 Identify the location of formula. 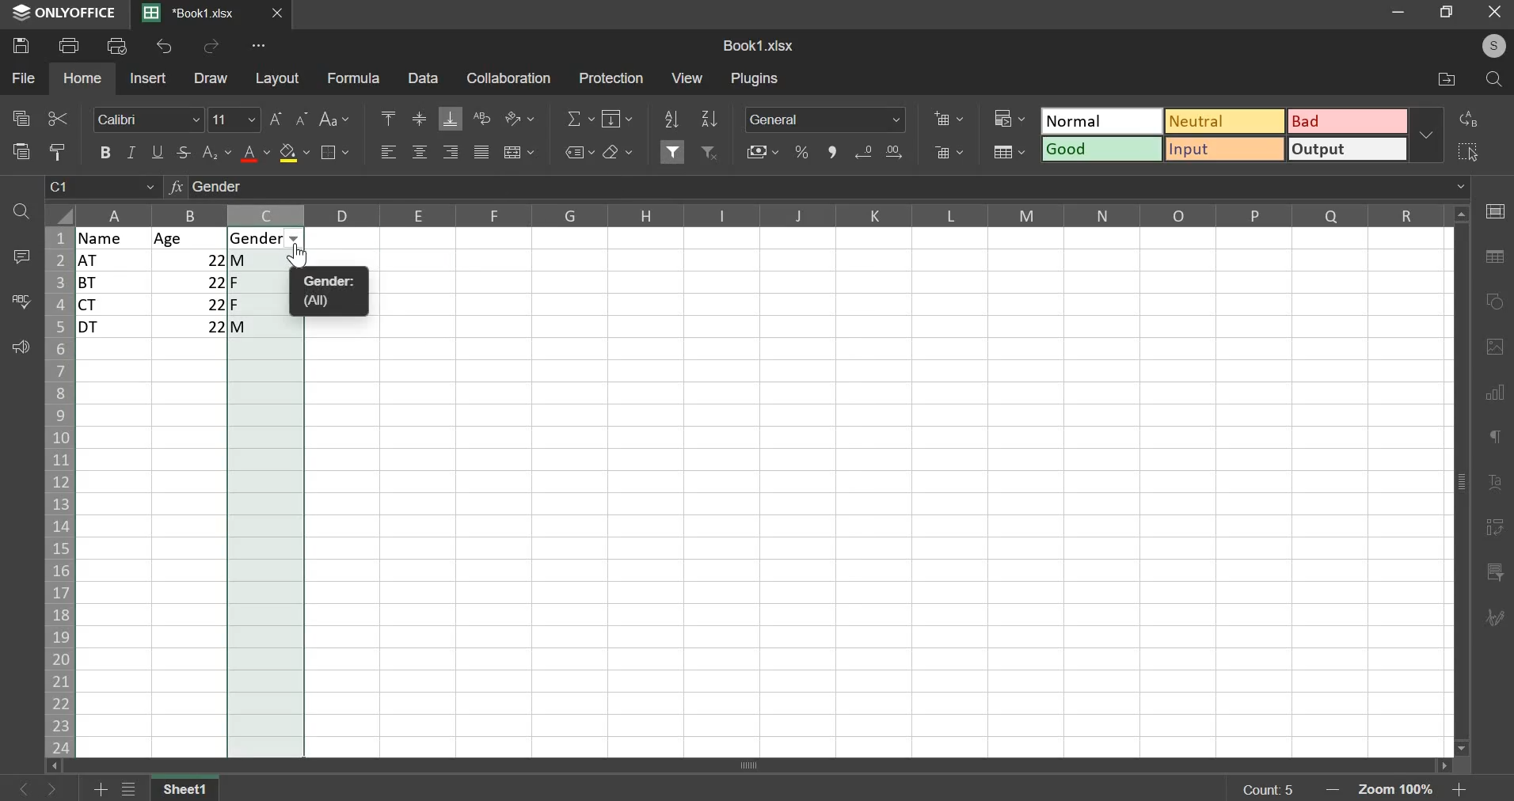
(352, 78).